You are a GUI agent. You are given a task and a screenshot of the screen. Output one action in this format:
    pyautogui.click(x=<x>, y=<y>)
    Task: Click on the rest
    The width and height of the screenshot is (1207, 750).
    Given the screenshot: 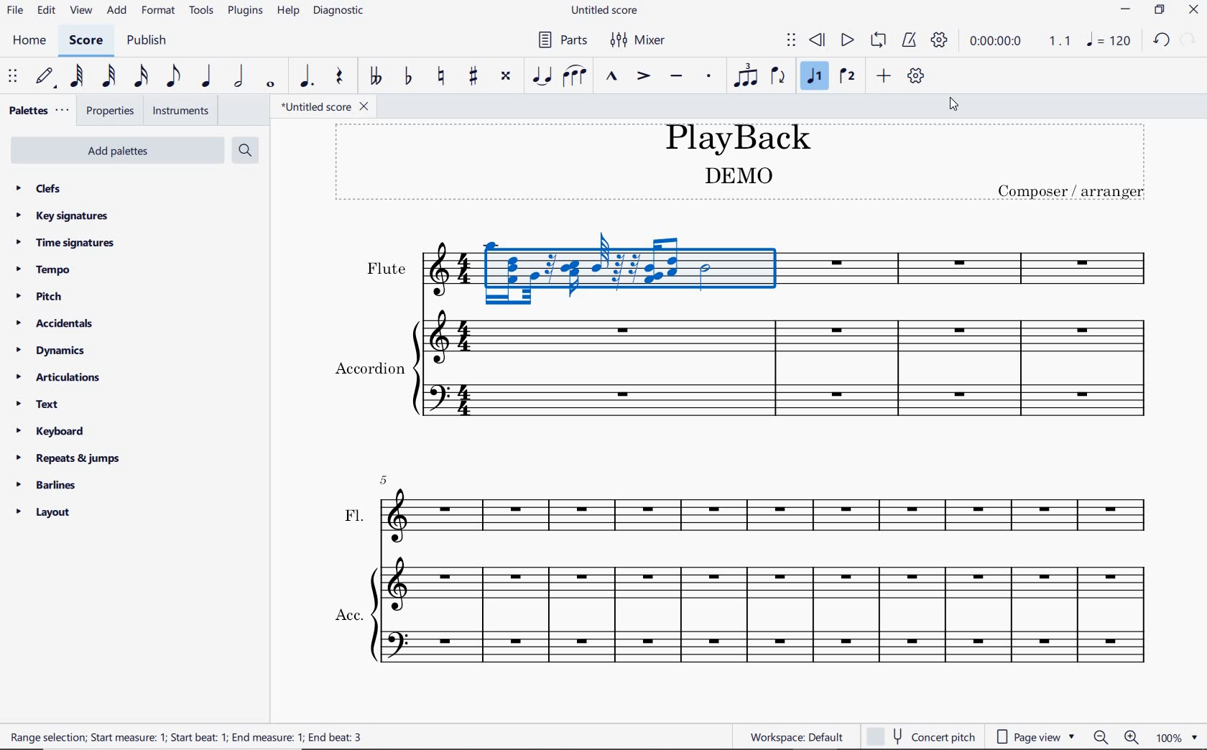 What is the action you would take?
    pyautogui.click(x=339, y=77)
    